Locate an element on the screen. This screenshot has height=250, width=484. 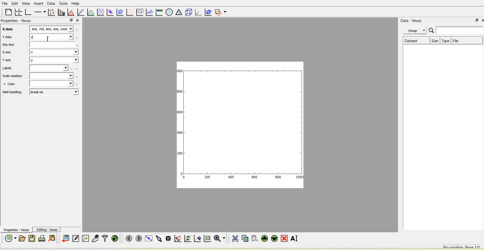
select using dataset browser is located at coordinates (77, 37).